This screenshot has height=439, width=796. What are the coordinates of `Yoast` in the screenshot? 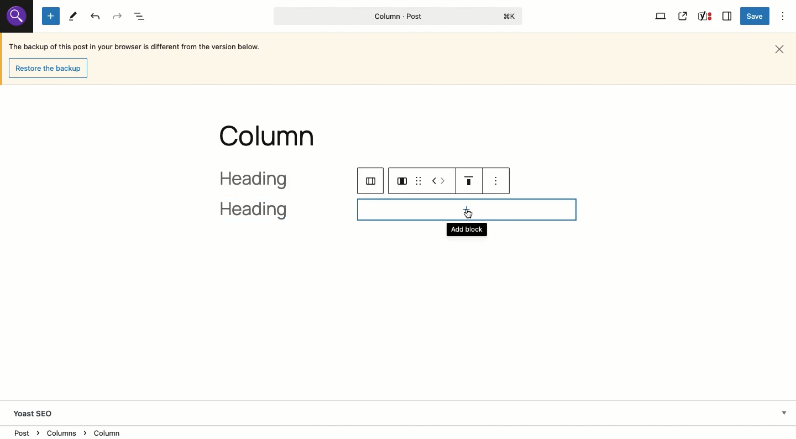 It's located at (704, 17).